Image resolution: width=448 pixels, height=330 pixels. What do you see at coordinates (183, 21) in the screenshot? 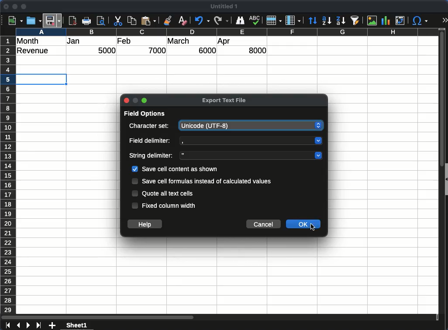
I see `clear formatting` at bounding box center [183, 21].